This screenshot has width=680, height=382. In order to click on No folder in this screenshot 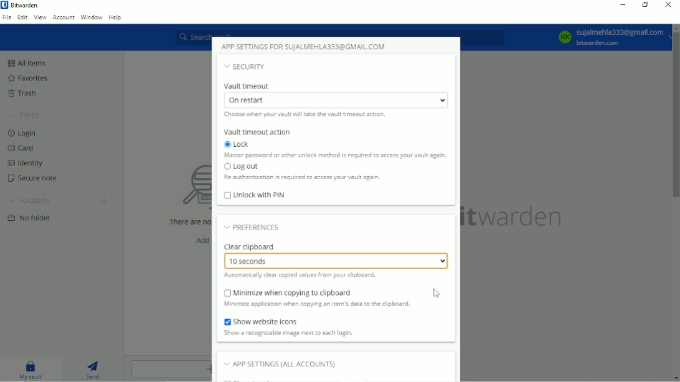, I will do `click(31, 218)`.